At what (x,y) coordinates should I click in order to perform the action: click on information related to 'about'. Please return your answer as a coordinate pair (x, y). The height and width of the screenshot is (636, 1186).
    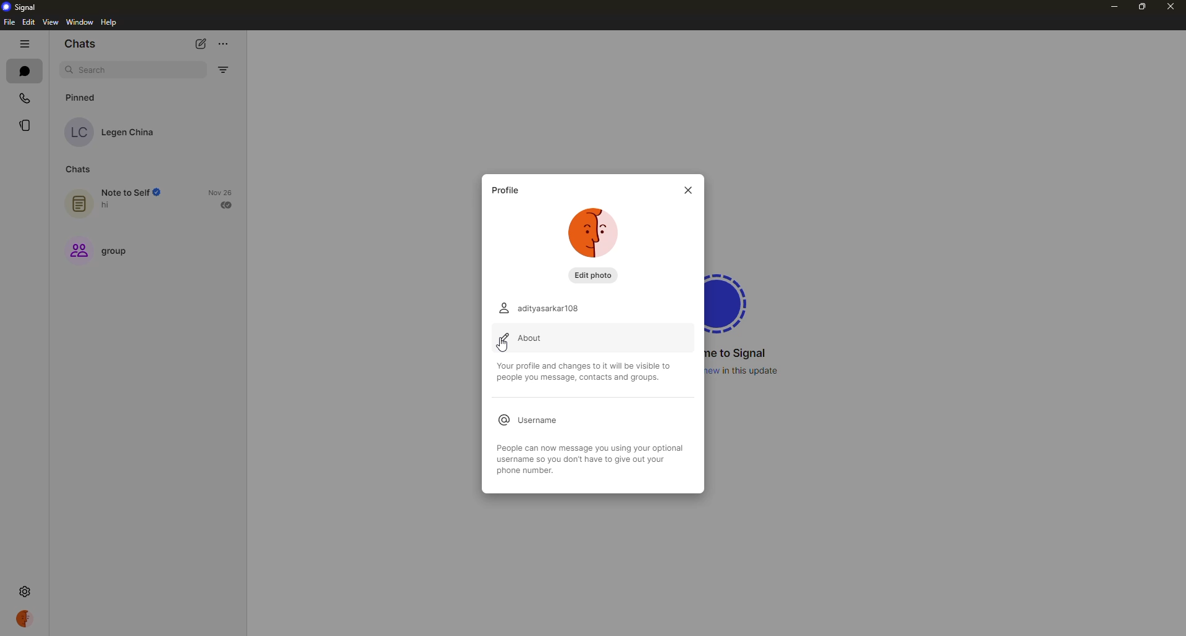
    Looking at the image, I should click on (587, 370).